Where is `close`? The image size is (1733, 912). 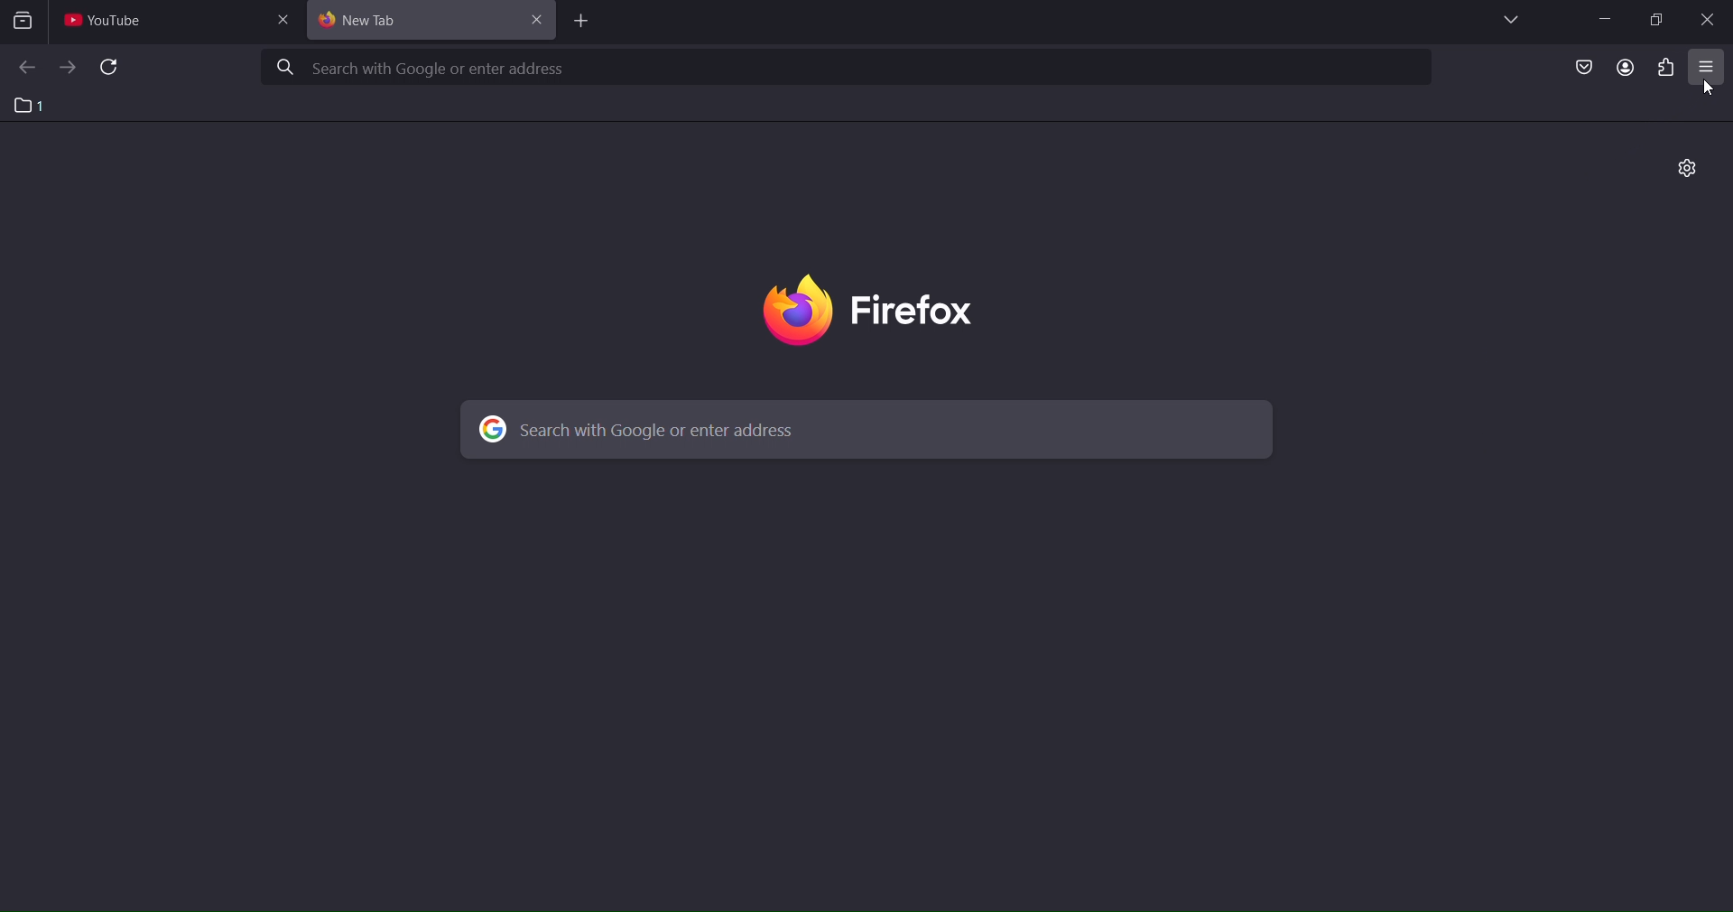
close is located at coordinates (1708, 22).